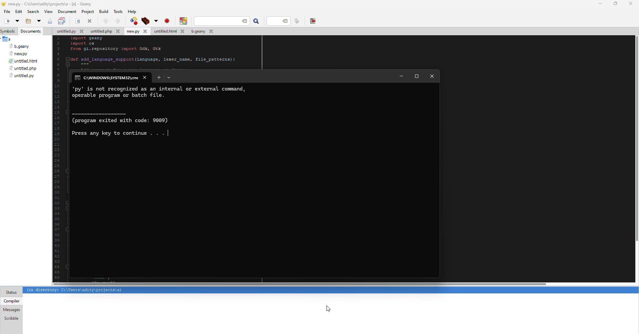  I want to click on cmd, so click(106, 78).